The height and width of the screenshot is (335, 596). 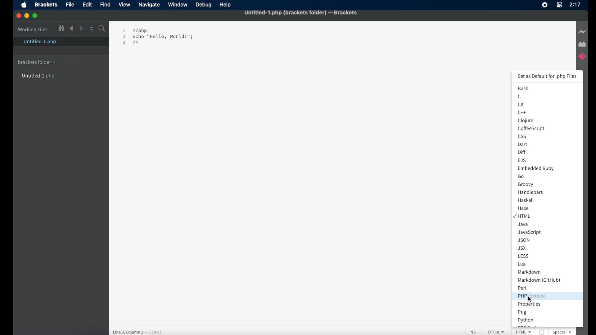 I want to click on navigate, so click(x=149, y=5).